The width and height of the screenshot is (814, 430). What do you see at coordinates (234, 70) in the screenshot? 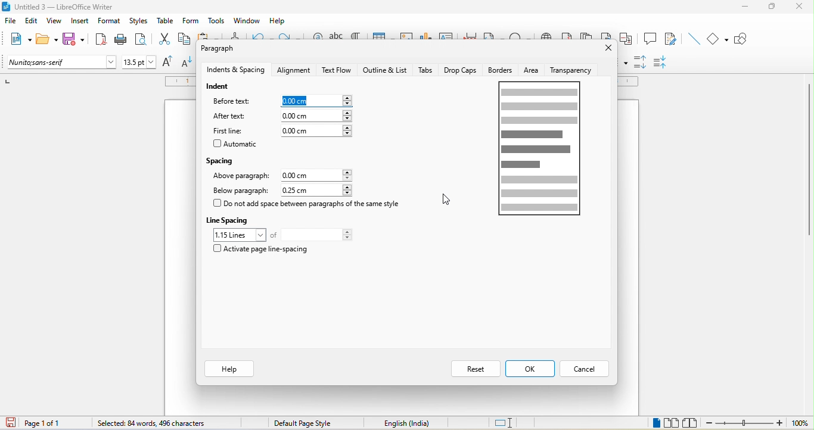
I see `indents and spacing` at bounding box center [234, 70].